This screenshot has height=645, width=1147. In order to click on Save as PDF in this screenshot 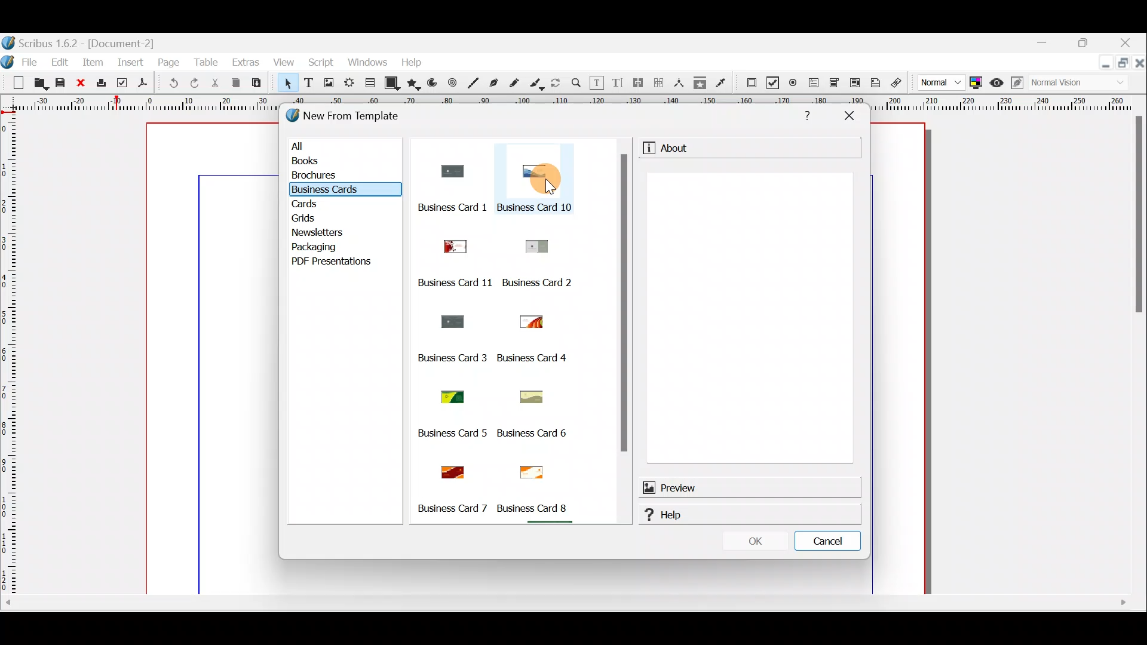, I will do `click(143, 84)`.